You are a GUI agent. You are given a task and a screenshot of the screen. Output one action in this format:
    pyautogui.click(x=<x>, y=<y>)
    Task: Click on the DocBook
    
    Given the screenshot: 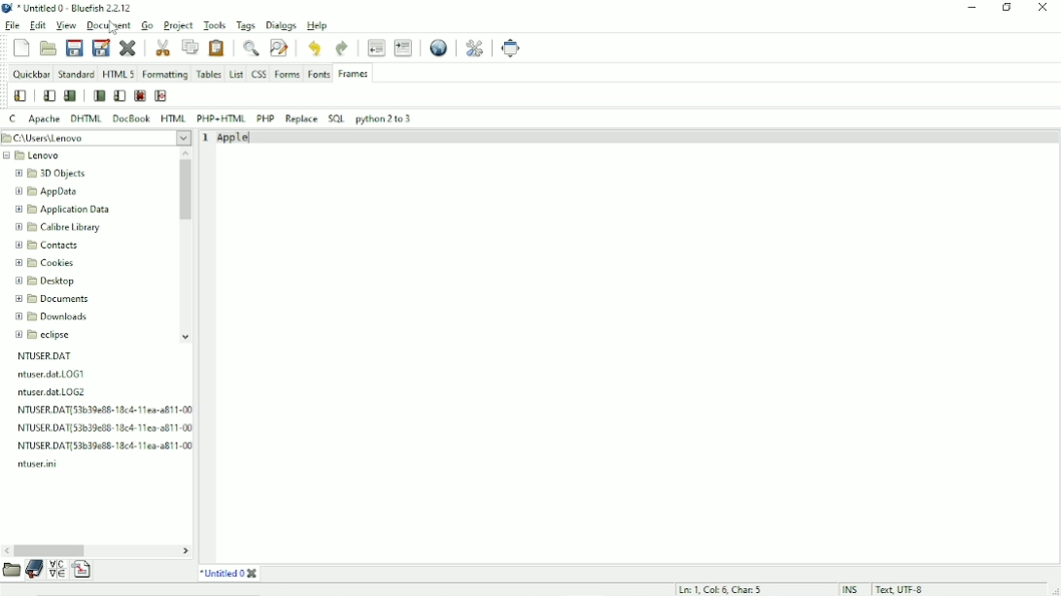 What is the action you would take?
    pyautogui.click(x=132, y=118)
    